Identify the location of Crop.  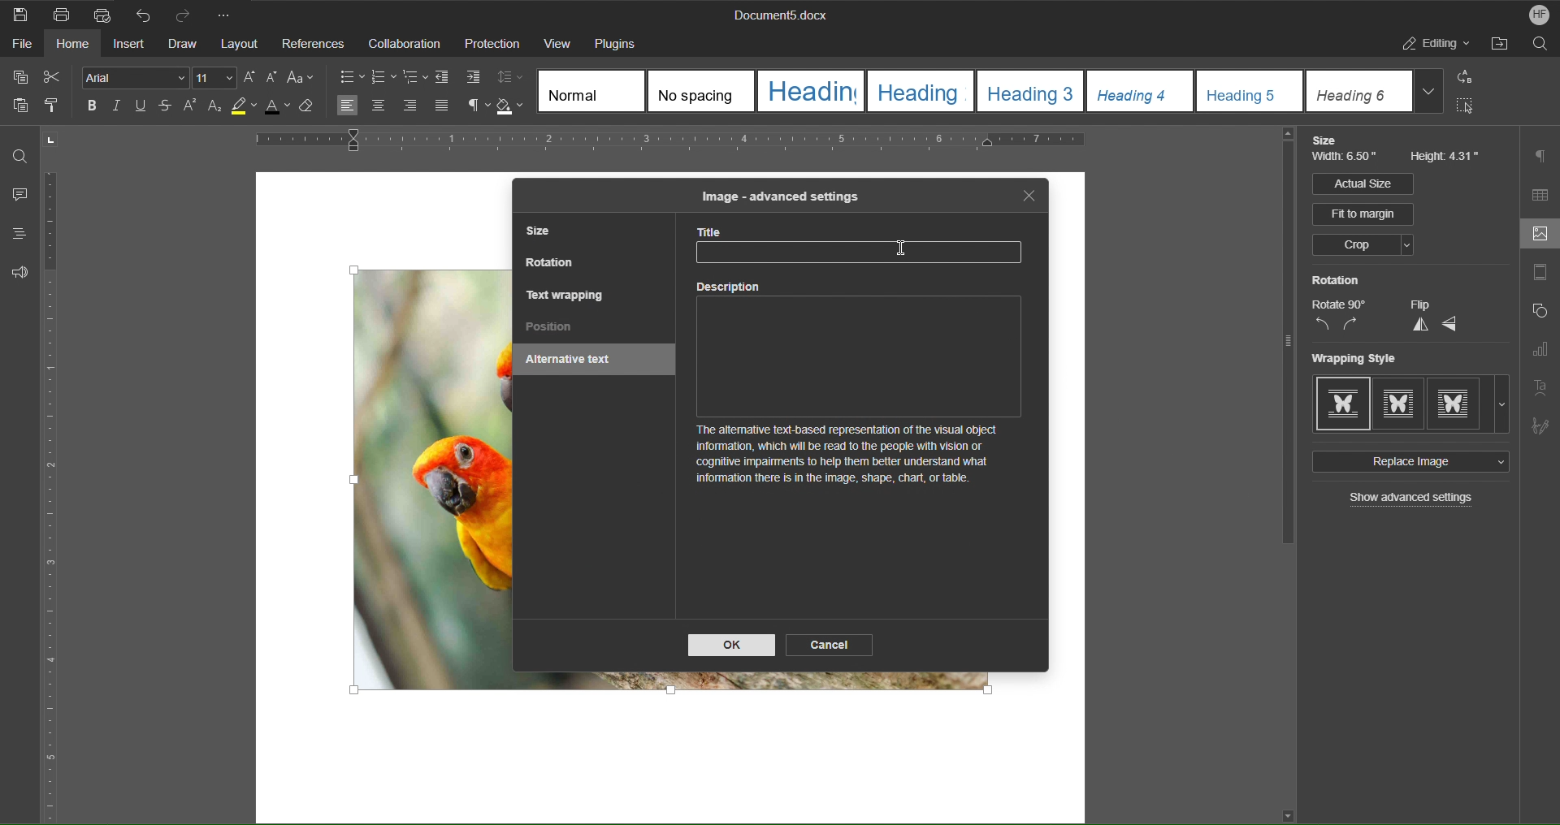
(1362, 246).